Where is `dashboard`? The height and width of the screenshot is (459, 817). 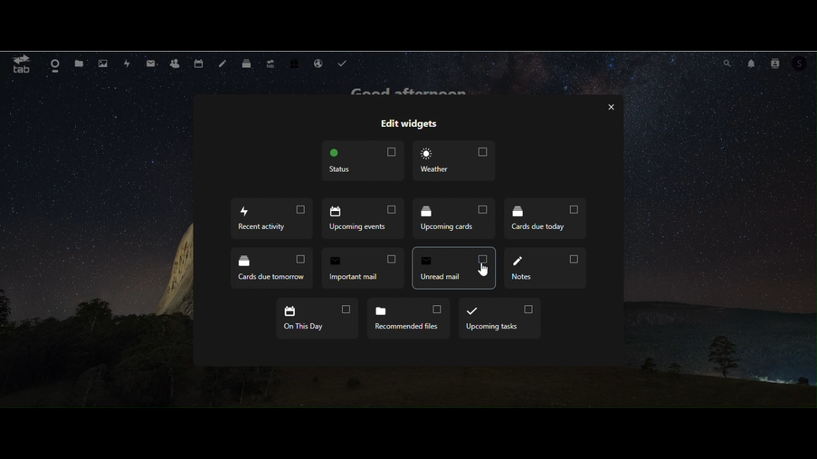
dashboard is located at coordinates (56, 64).